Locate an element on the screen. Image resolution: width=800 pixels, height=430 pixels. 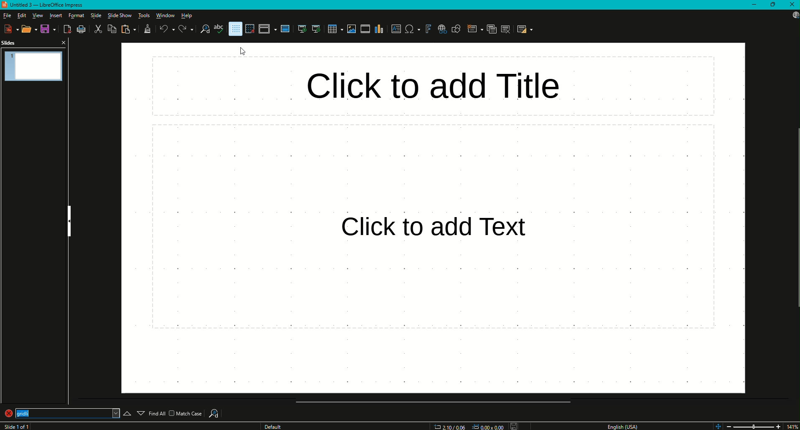
Export directly as PDF is located at coordinates (68, 28).